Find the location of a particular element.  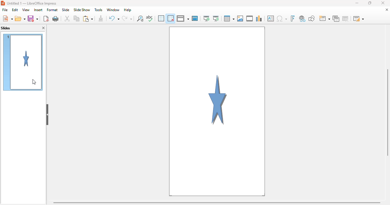

display views is located at coordinates (183, 18).